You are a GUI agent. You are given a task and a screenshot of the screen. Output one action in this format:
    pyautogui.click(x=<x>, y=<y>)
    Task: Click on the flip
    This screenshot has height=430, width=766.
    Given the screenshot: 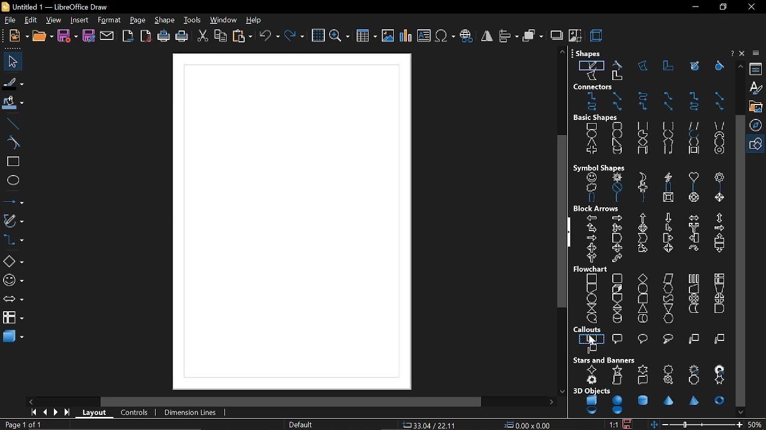 What is the action you would take?
    pyautogui.click(x=487, y=36)
    